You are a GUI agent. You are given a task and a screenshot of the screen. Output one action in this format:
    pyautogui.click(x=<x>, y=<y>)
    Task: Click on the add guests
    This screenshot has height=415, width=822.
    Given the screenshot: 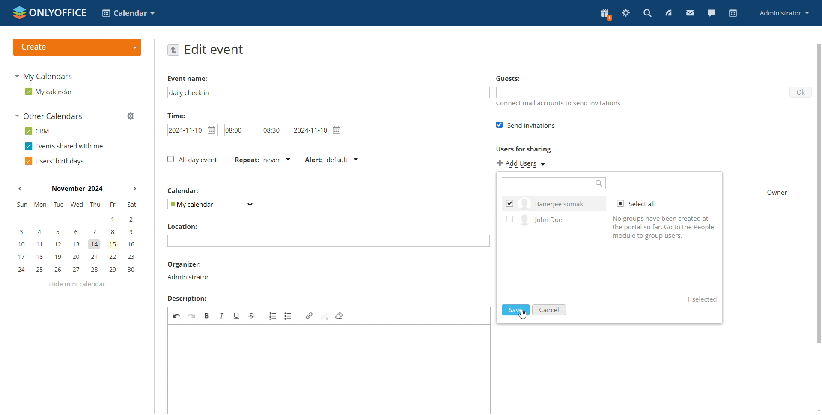 What is the action you would take?
    pyautogui.click(x=640, y=92)
    